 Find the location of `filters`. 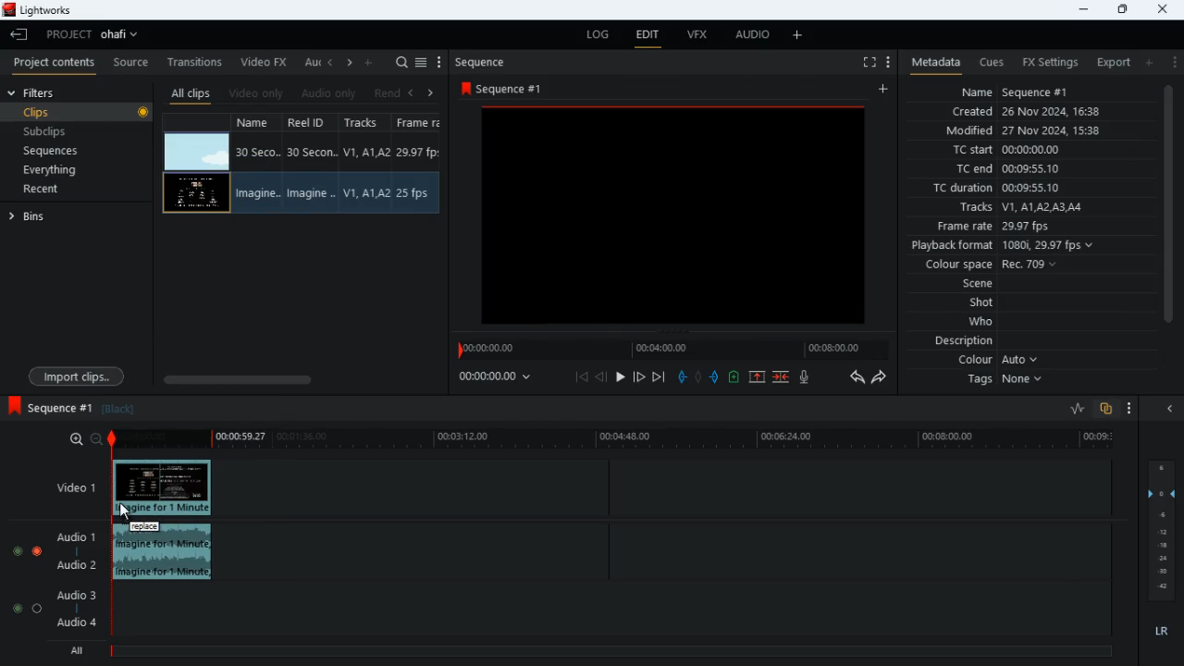

filters is located at coordinates (47, 92).